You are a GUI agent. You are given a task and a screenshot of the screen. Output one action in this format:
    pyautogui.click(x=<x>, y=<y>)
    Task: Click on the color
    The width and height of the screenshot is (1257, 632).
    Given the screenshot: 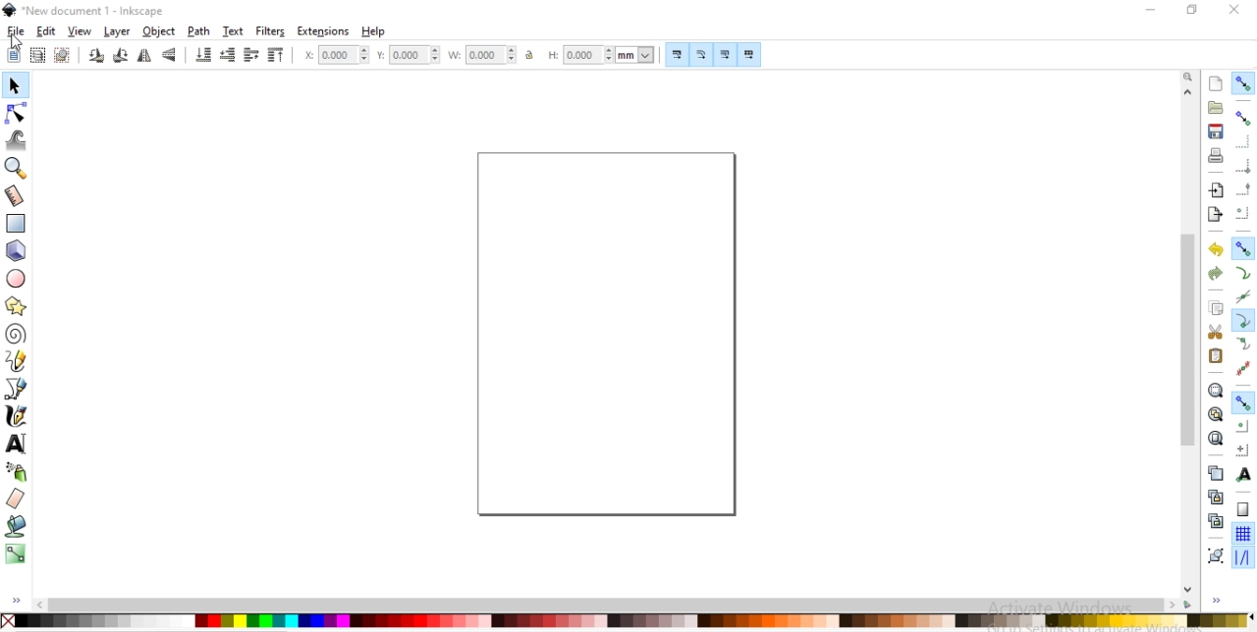 What is the action you would take?
    pyautogui.click(x=627, y=620)
    